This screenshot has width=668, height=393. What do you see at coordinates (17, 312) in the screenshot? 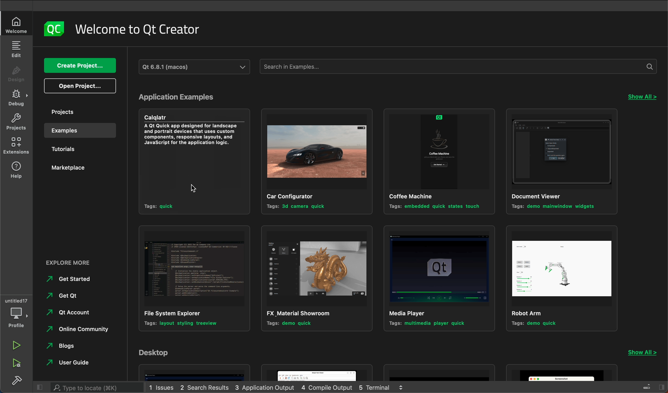
I see `debugger` at bounding box center [17, 312].